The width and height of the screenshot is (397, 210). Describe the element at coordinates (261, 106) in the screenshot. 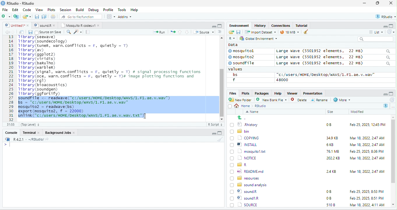

I see `Rstudio` at that location.